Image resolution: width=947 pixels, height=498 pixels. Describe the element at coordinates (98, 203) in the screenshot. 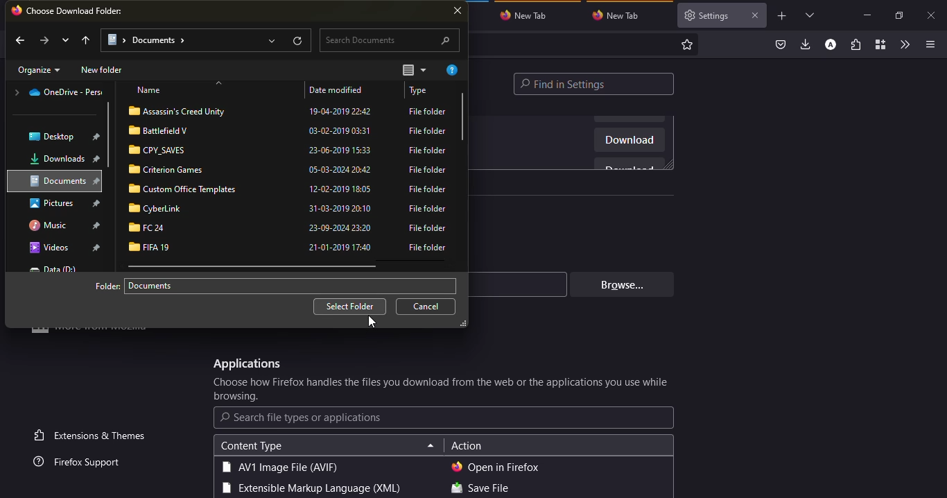

I see `pin` at that location.